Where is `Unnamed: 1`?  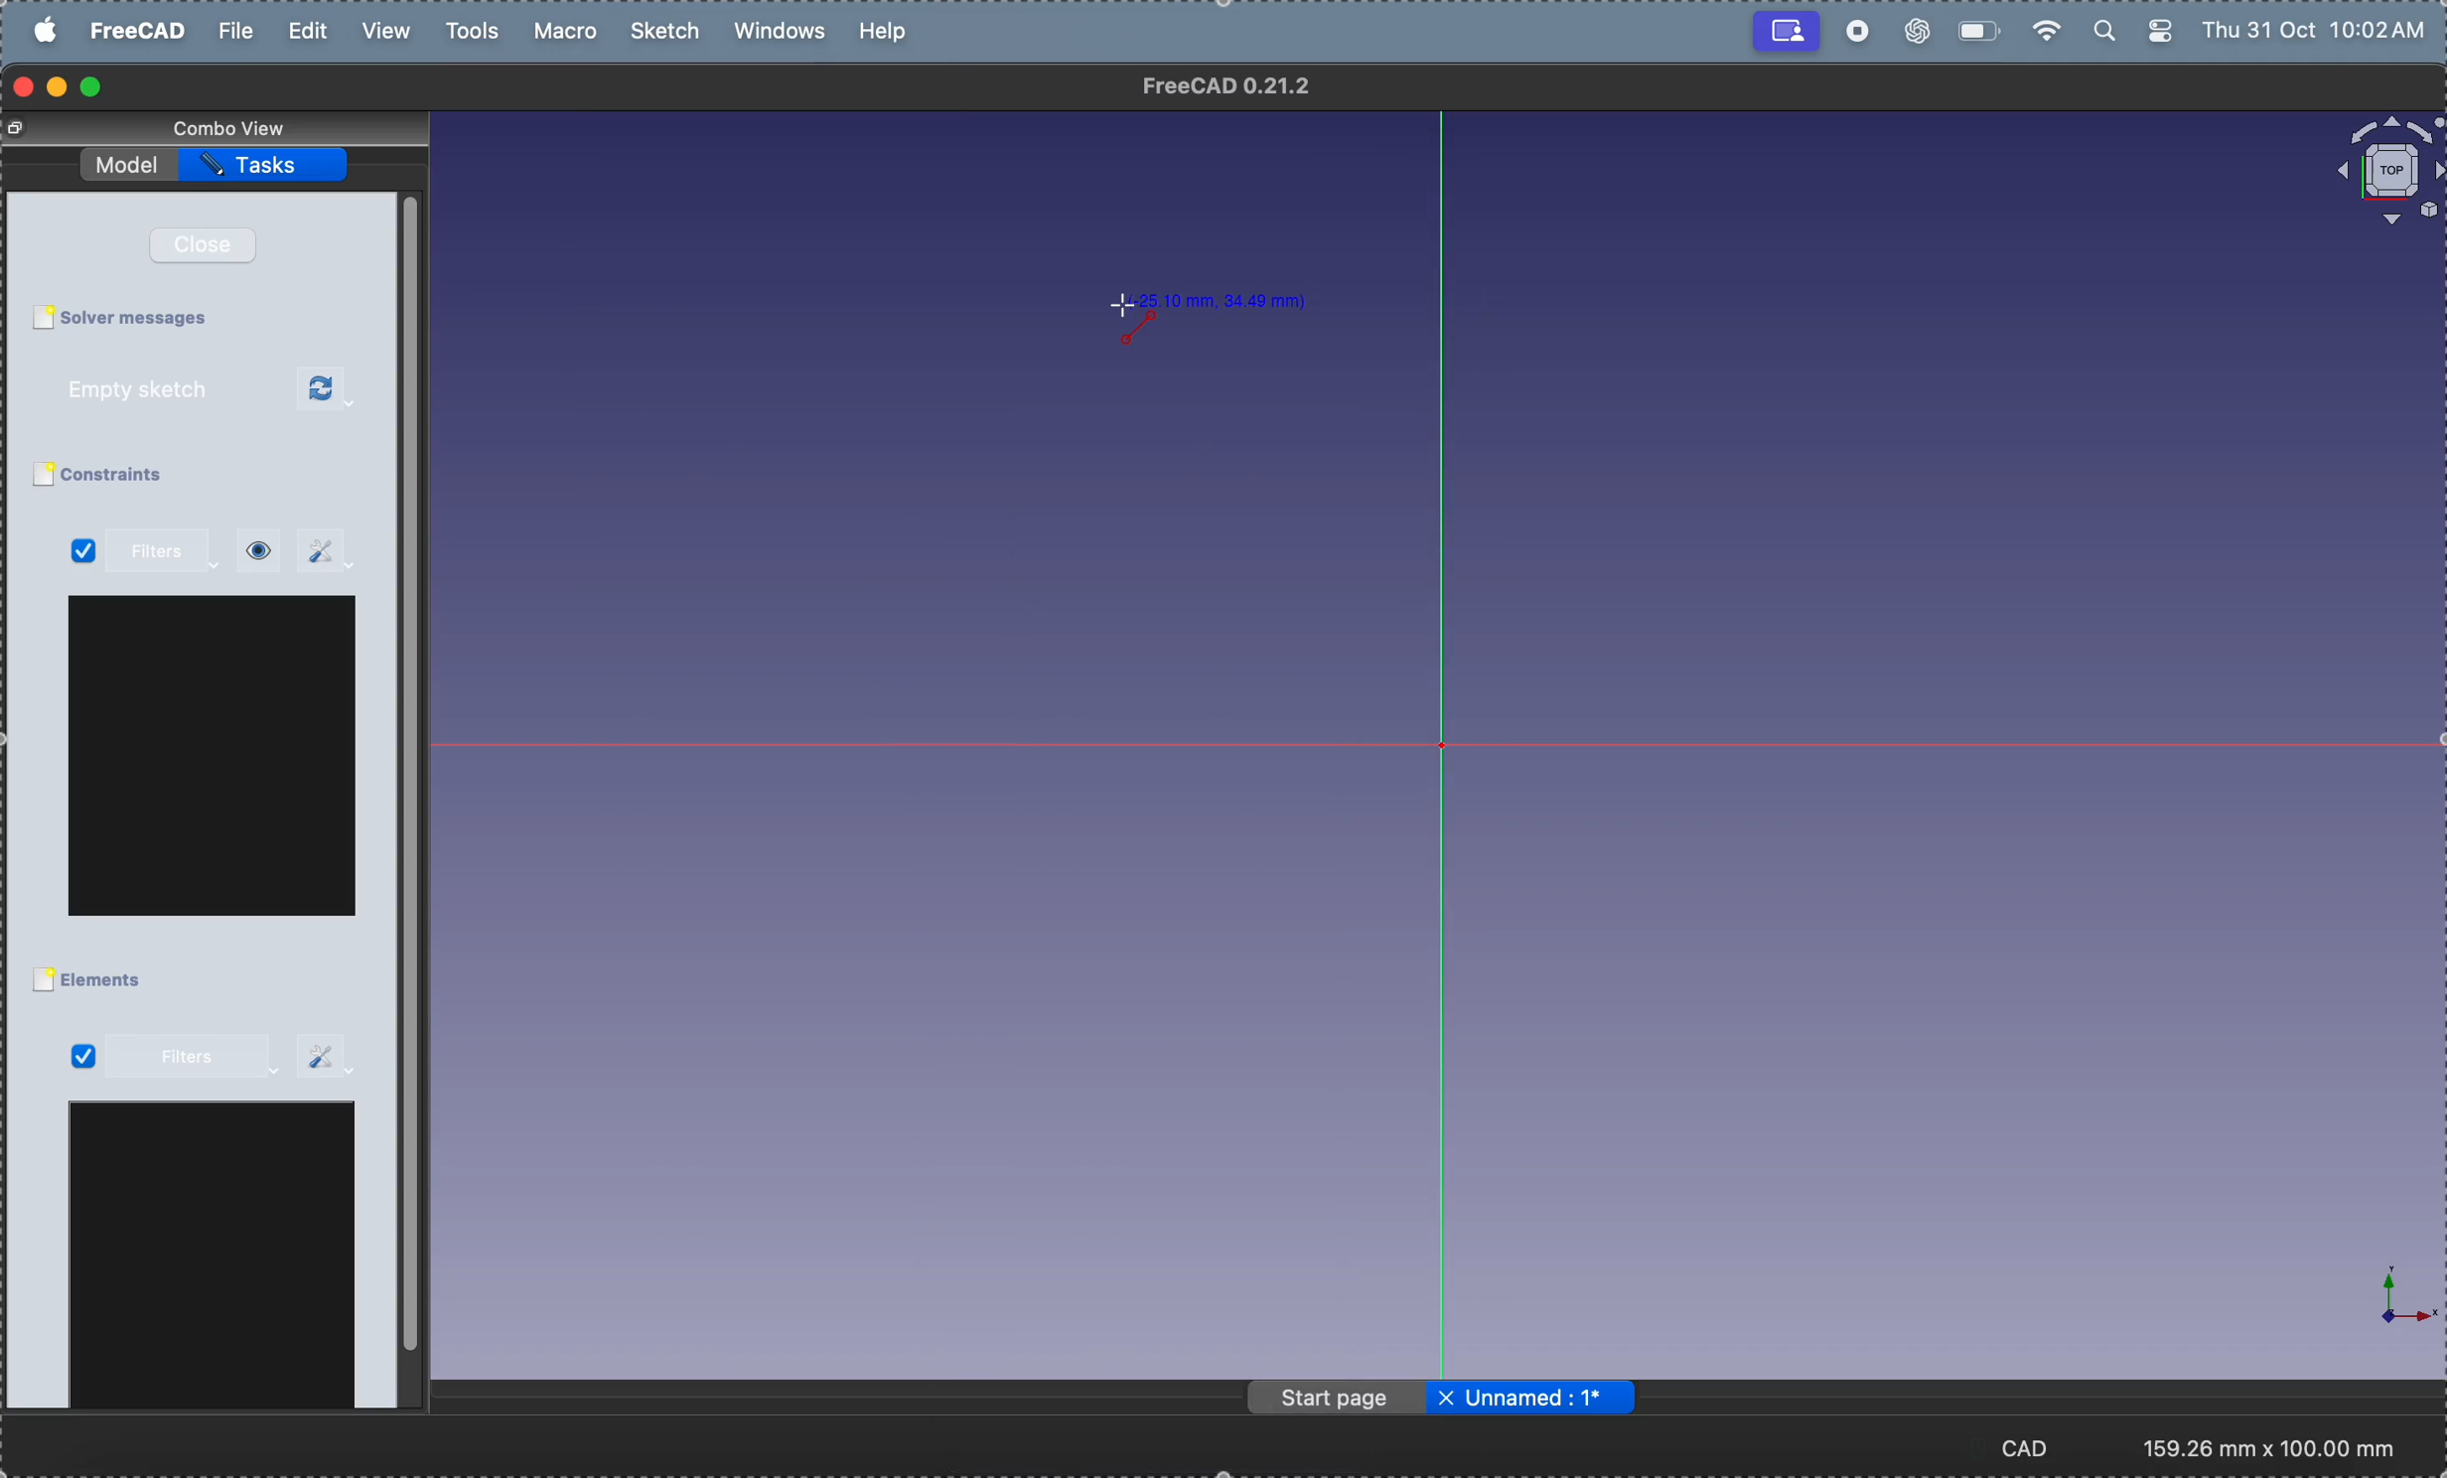
Unnamed: 1 is located at coordinates (1550, 1398).